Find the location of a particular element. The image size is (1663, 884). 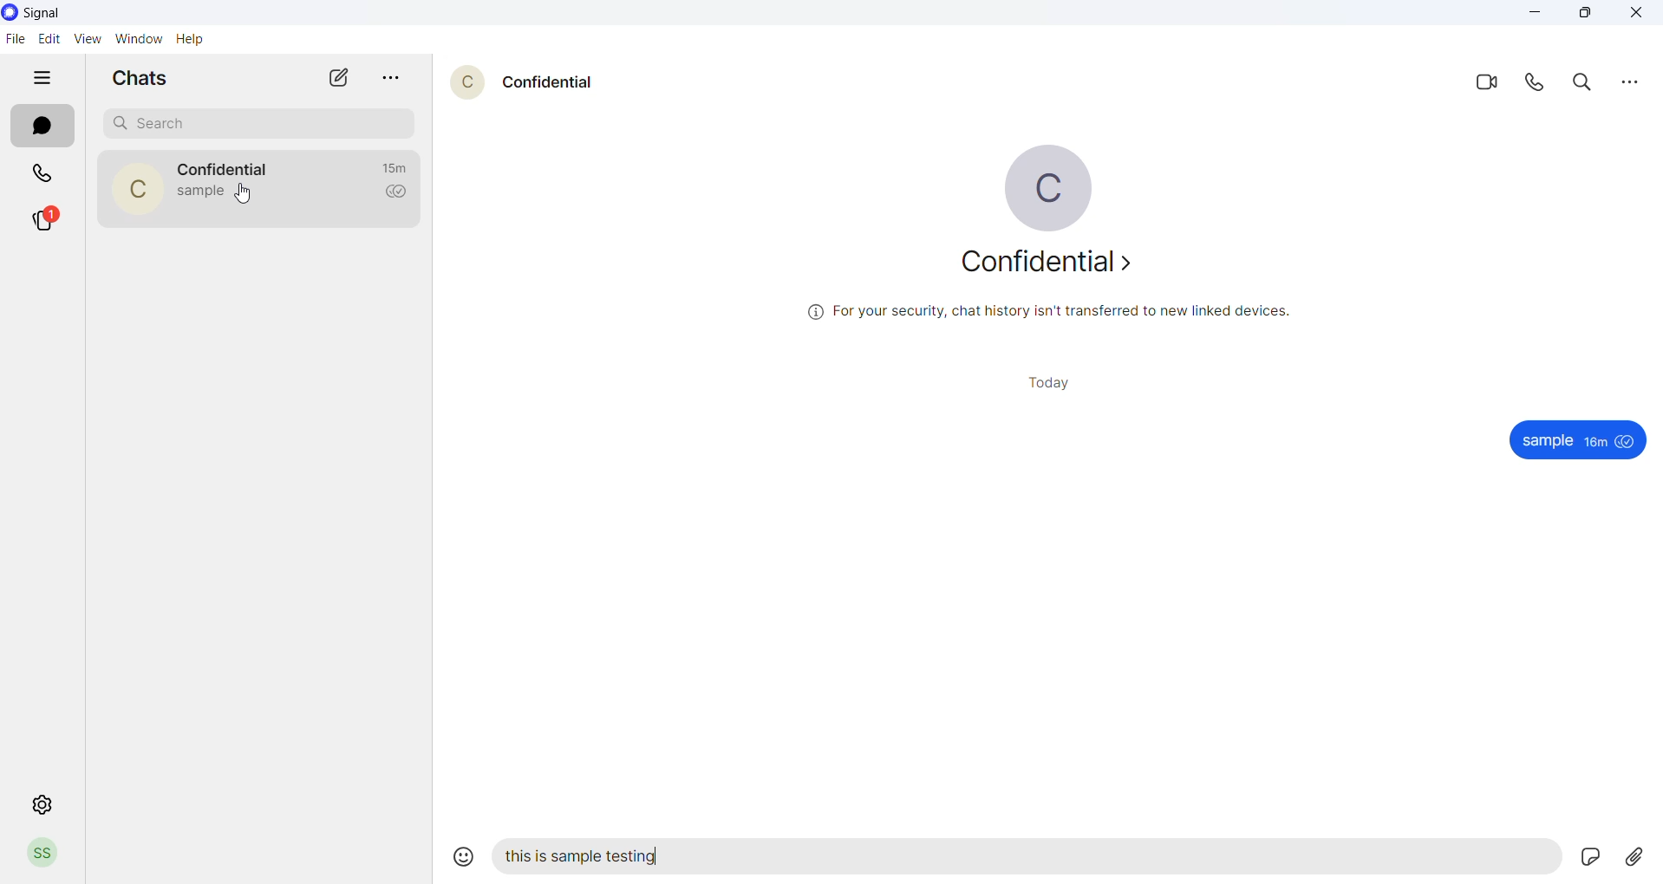

confidential is located at coordinates (1049, 263).